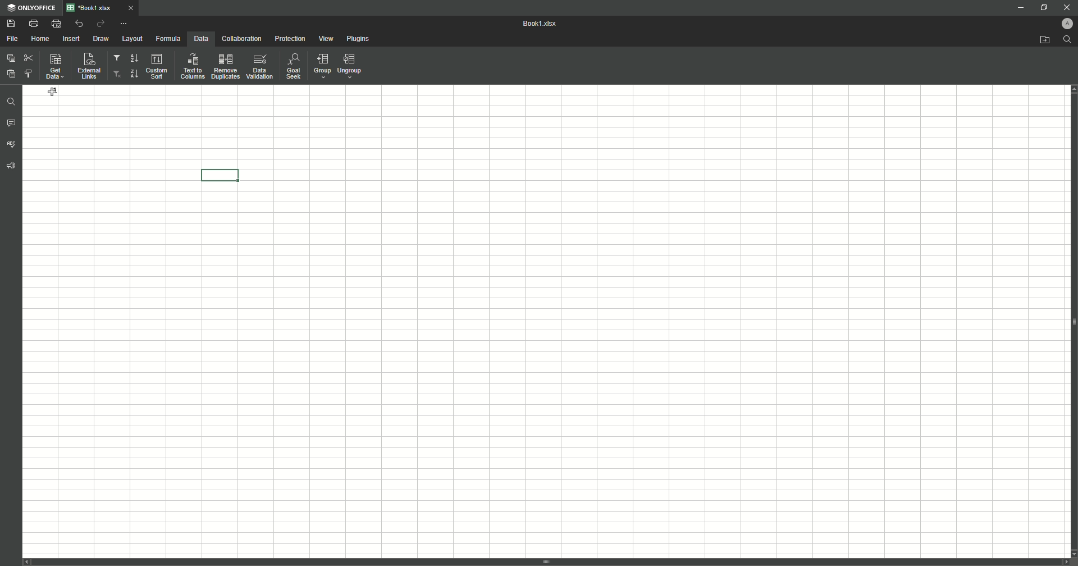 The image size is (1078, 566). I want to click on Comments, so click(12, 125).